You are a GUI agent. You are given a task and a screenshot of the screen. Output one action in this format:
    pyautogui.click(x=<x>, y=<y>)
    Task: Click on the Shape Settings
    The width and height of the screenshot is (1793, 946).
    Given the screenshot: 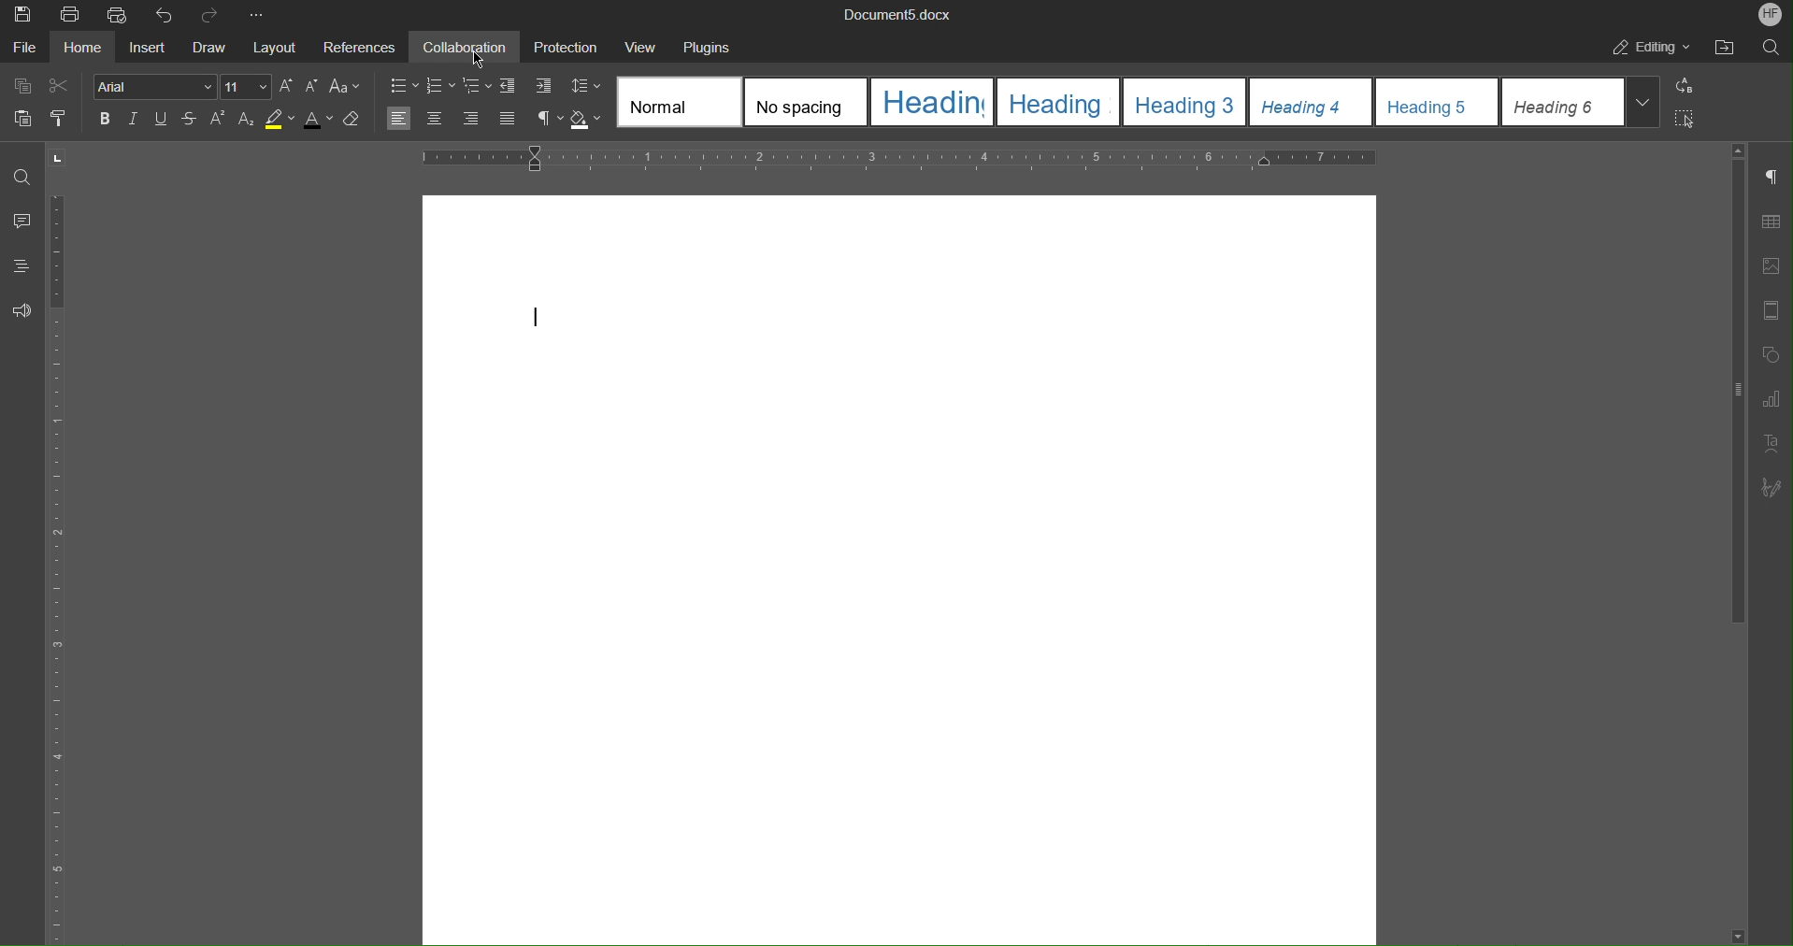 What is the action you would take?
    pyautogui.click(x=1769, y=358)
    